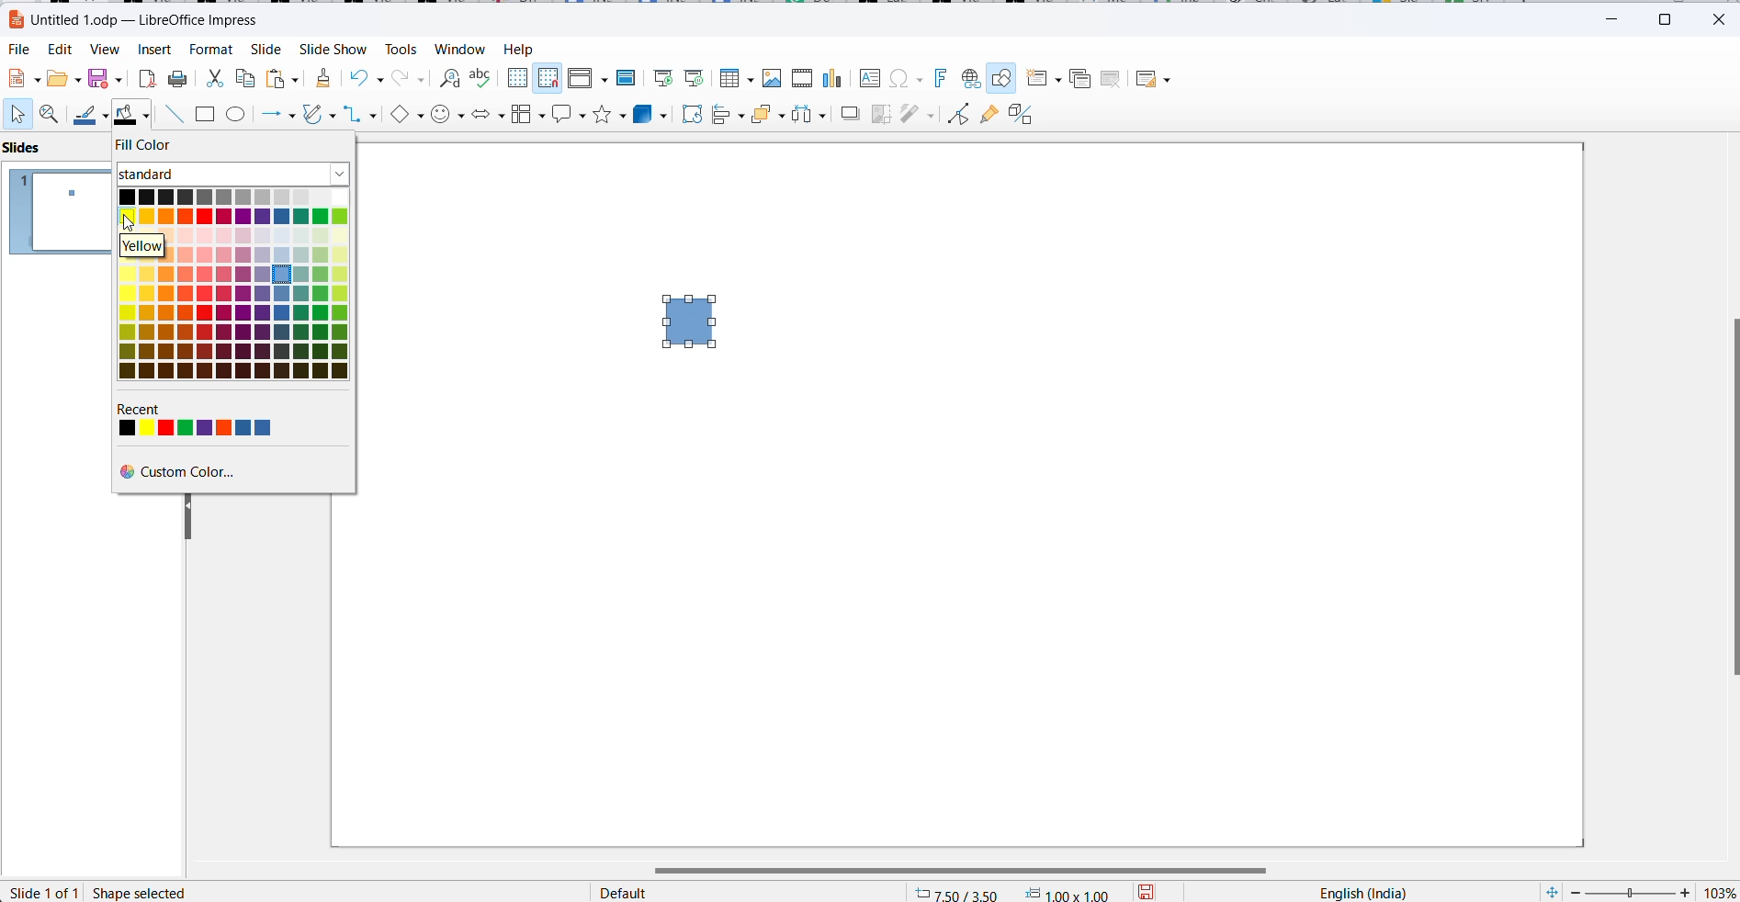 This screenshot has width=1740, height=902. I want to click on Snap to grid, so click(548, 78).